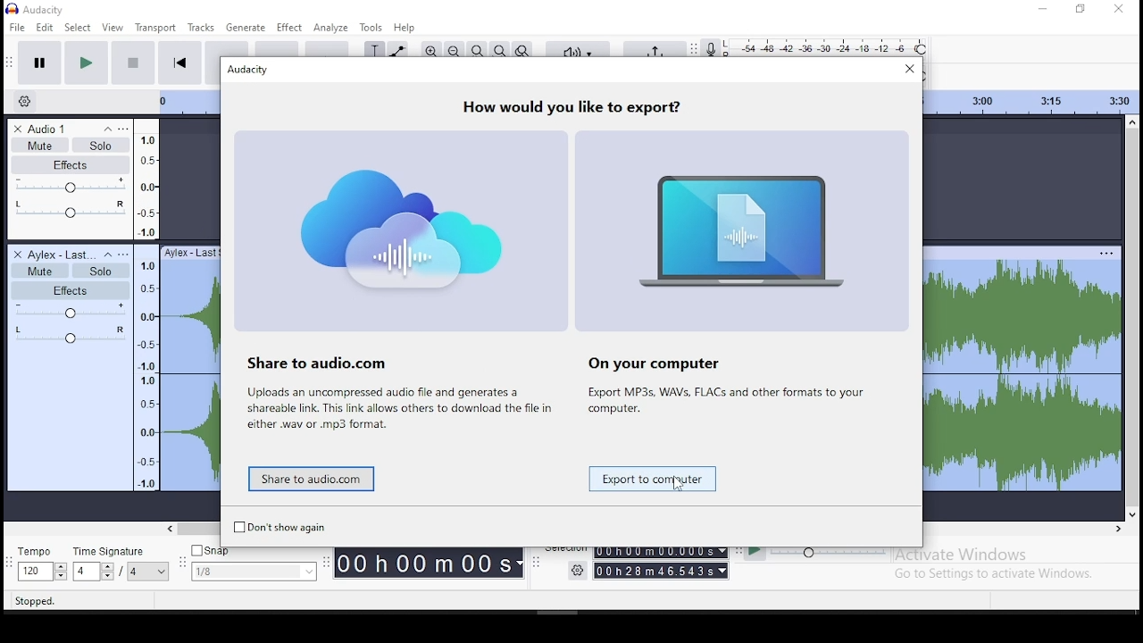 This screenshot has height=643, width=1143. What do you see at coordinates (578, 570) in the screenshot?
I see `settings` at bounding box center [578, 570].